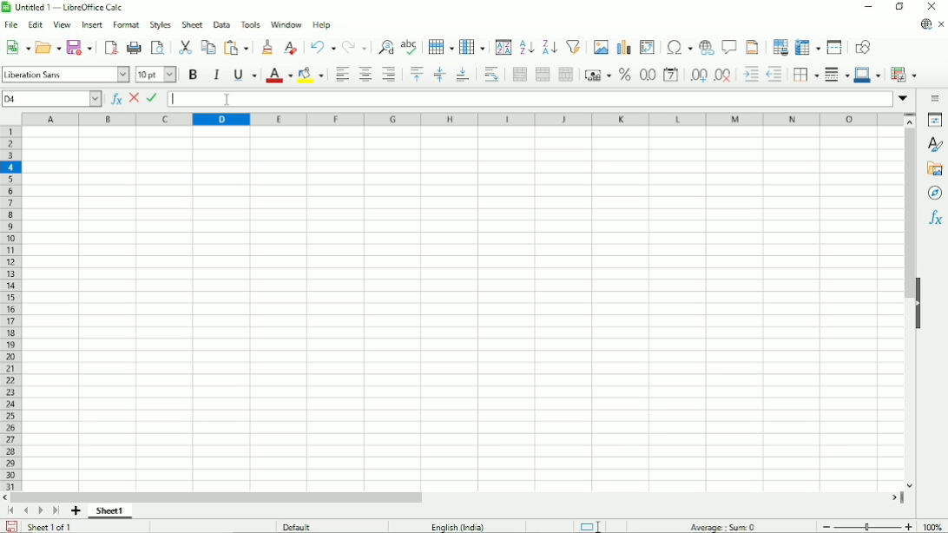 The height and width of the screenshot is (533, 948). I want to click on Align center, so click(365, 74).